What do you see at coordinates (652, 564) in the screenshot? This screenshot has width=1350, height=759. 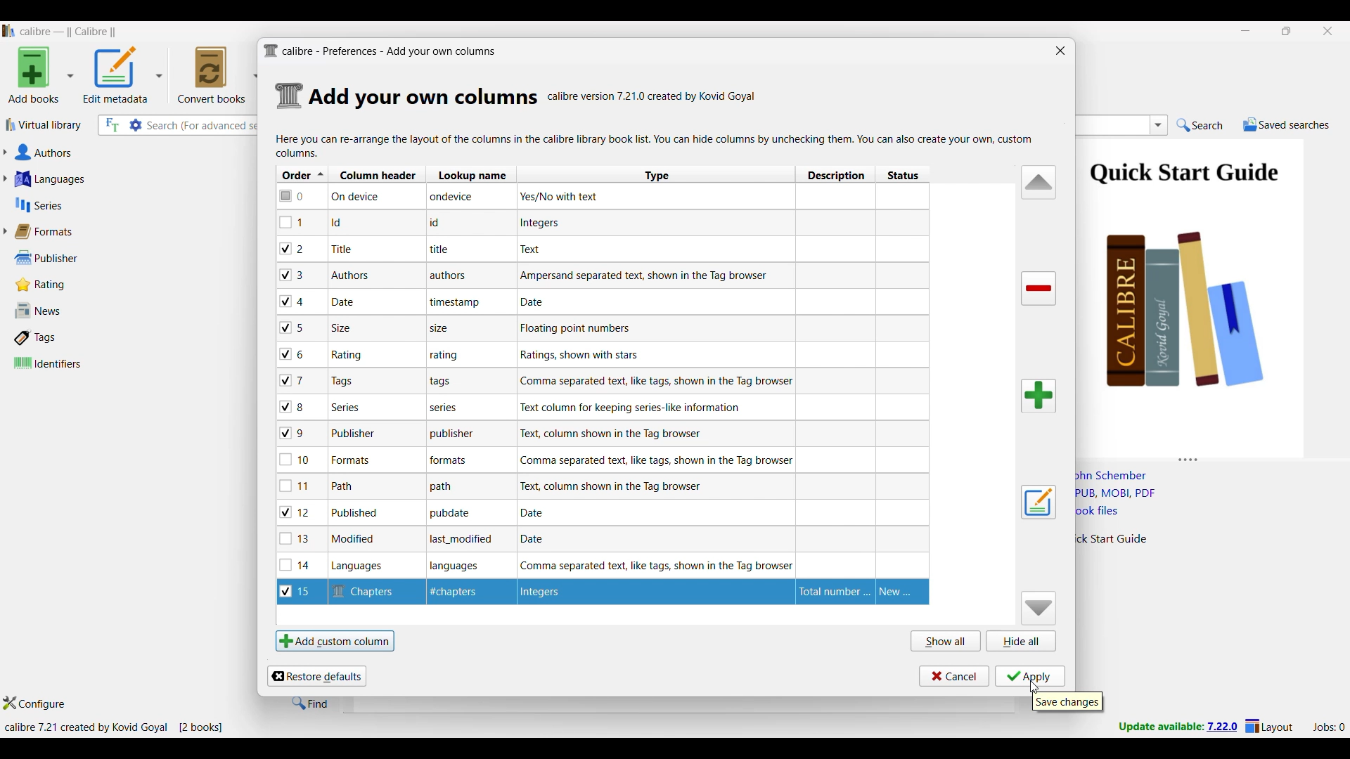 I see `Explanation` at bounding box center [652, 564].